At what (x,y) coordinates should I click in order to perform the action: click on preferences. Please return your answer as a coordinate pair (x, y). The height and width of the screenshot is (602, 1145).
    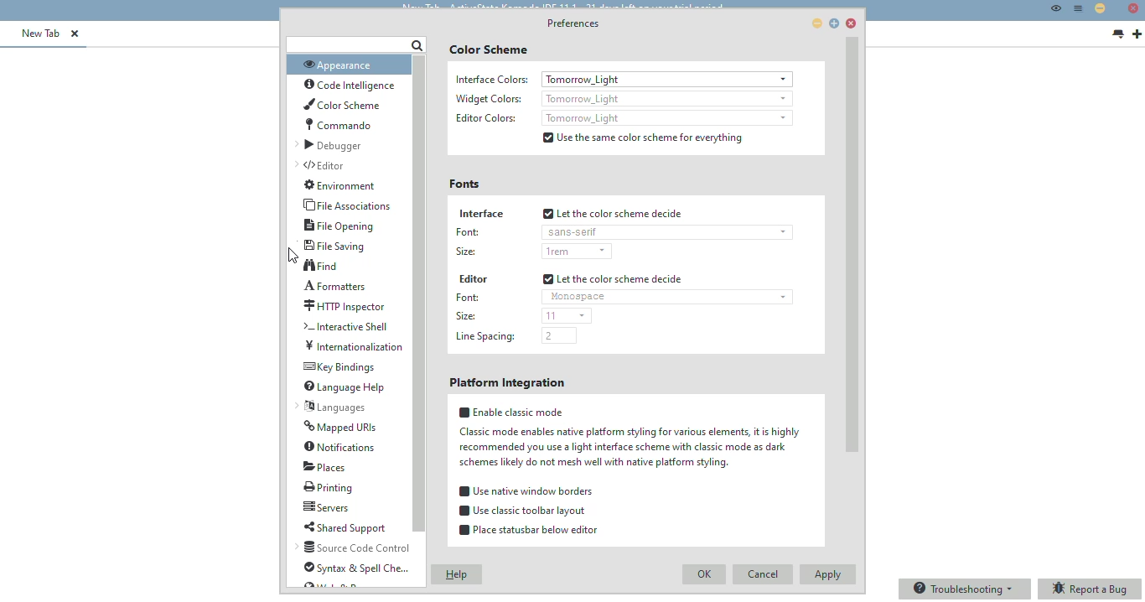
    Looking at the image, I should click on (573, 23).